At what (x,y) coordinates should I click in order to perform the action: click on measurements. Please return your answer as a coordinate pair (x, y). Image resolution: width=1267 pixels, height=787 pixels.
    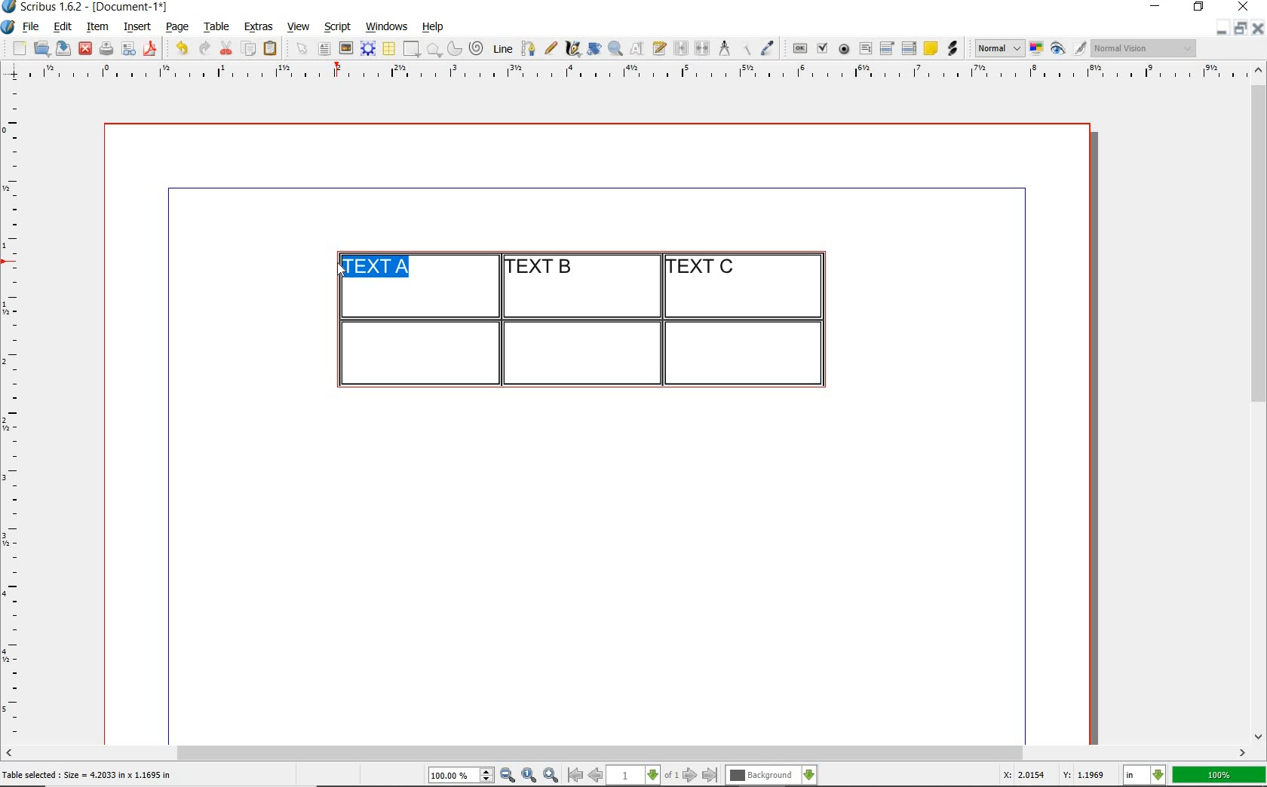
    Looking at the image, I should click on (724, 49).